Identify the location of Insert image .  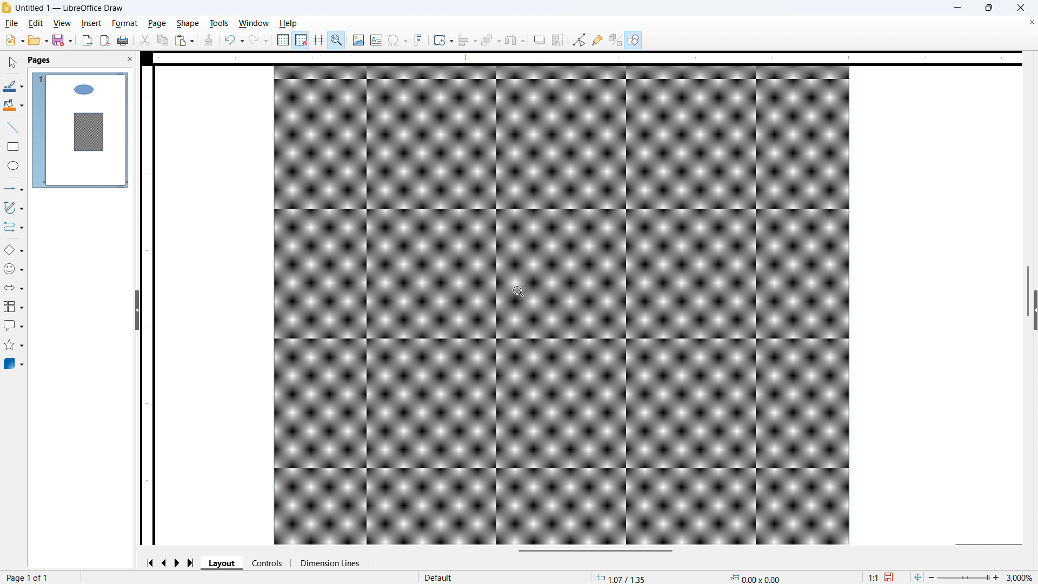
(358, 39).